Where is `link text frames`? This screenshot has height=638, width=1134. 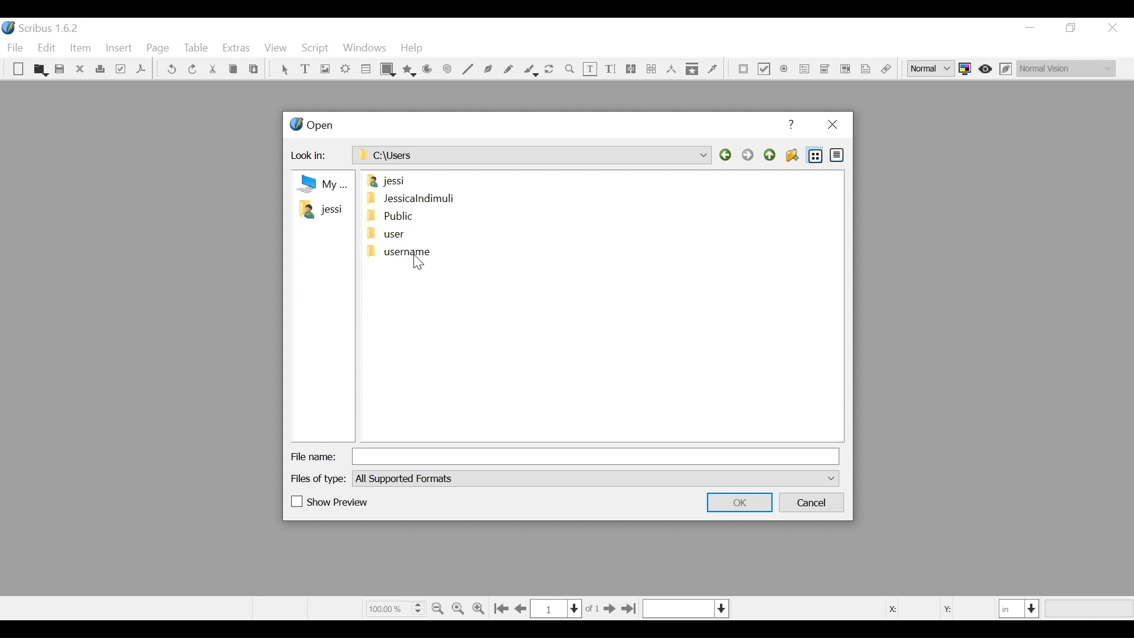
link text frames is located at coordinates (631, 69).